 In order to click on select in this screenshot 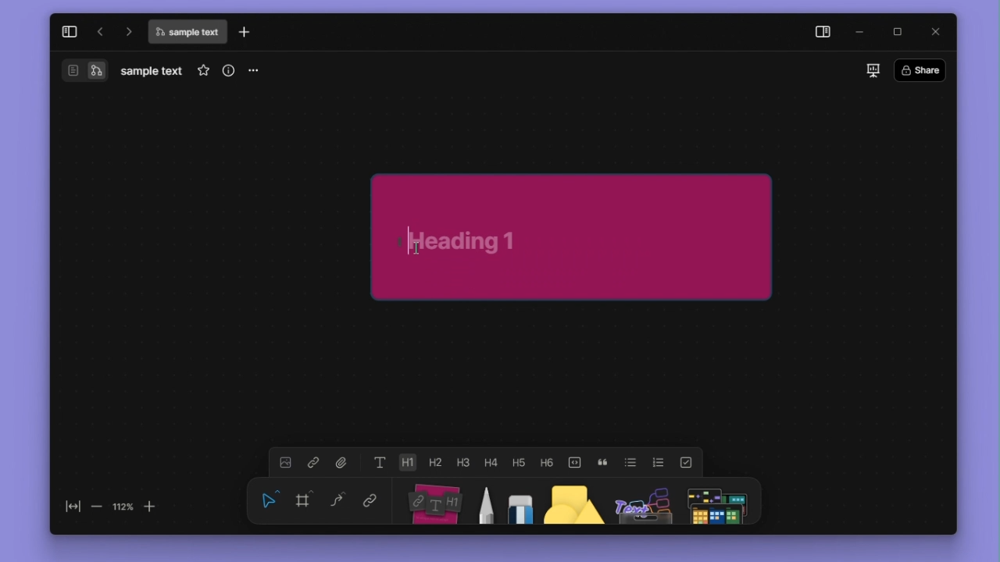, I will do `click(270, 500)`.